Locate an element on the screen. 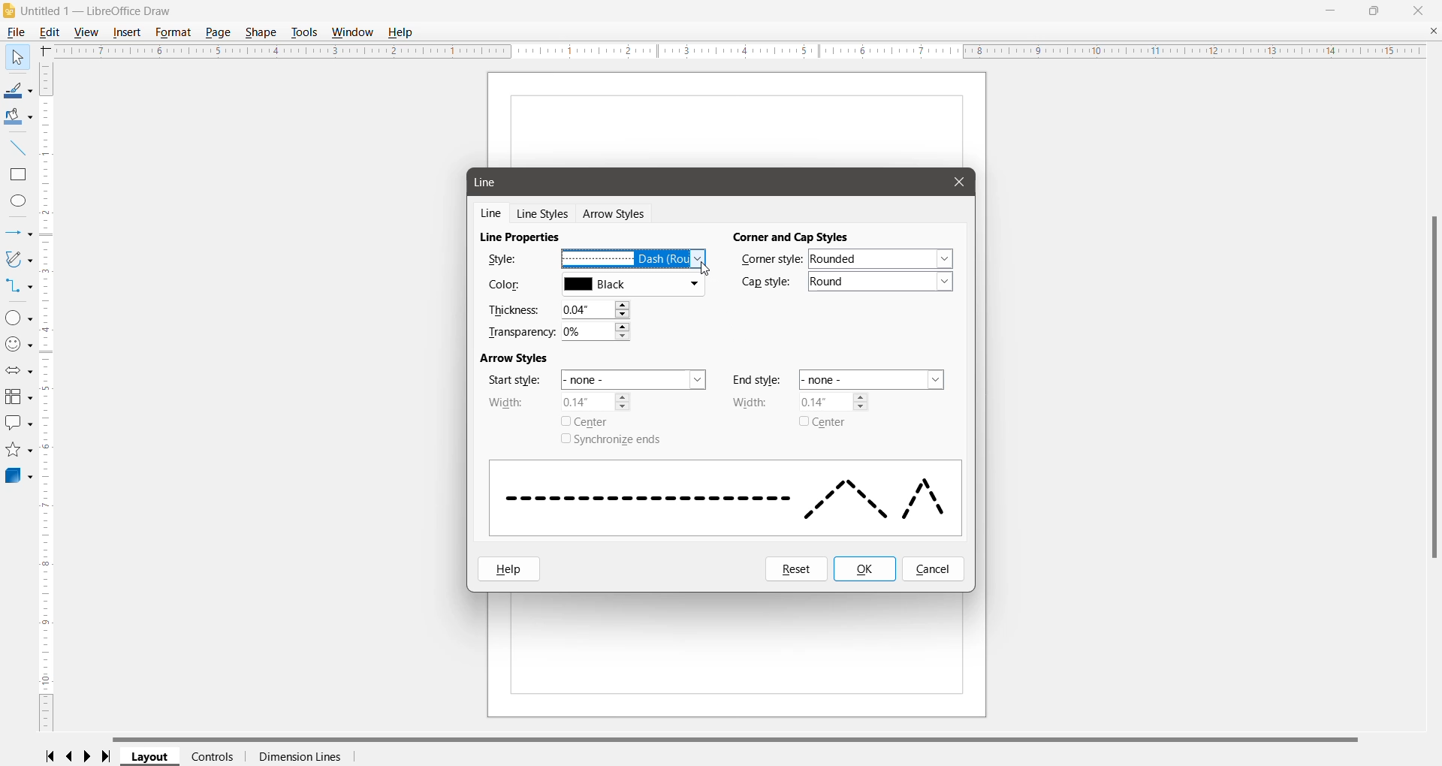 The width and height of the screenshot is (1442, 766). Horizontal Ruler is located at coordinates (738, 51).